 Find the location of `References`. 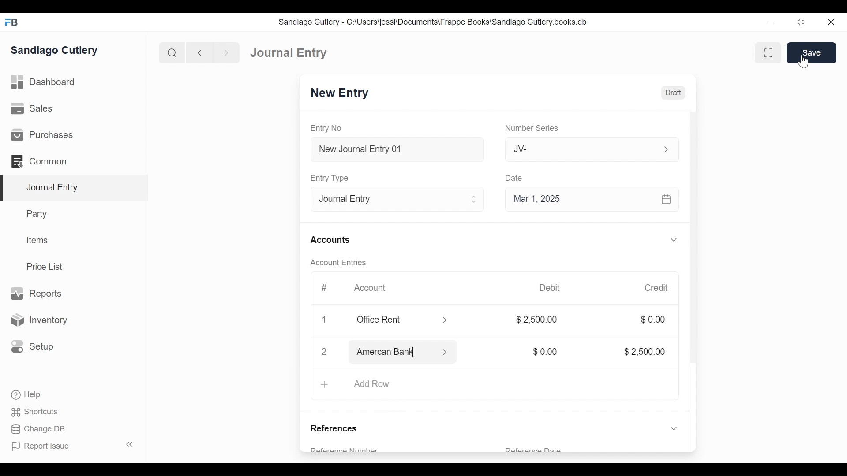

References is located at coordinates (337, 426).